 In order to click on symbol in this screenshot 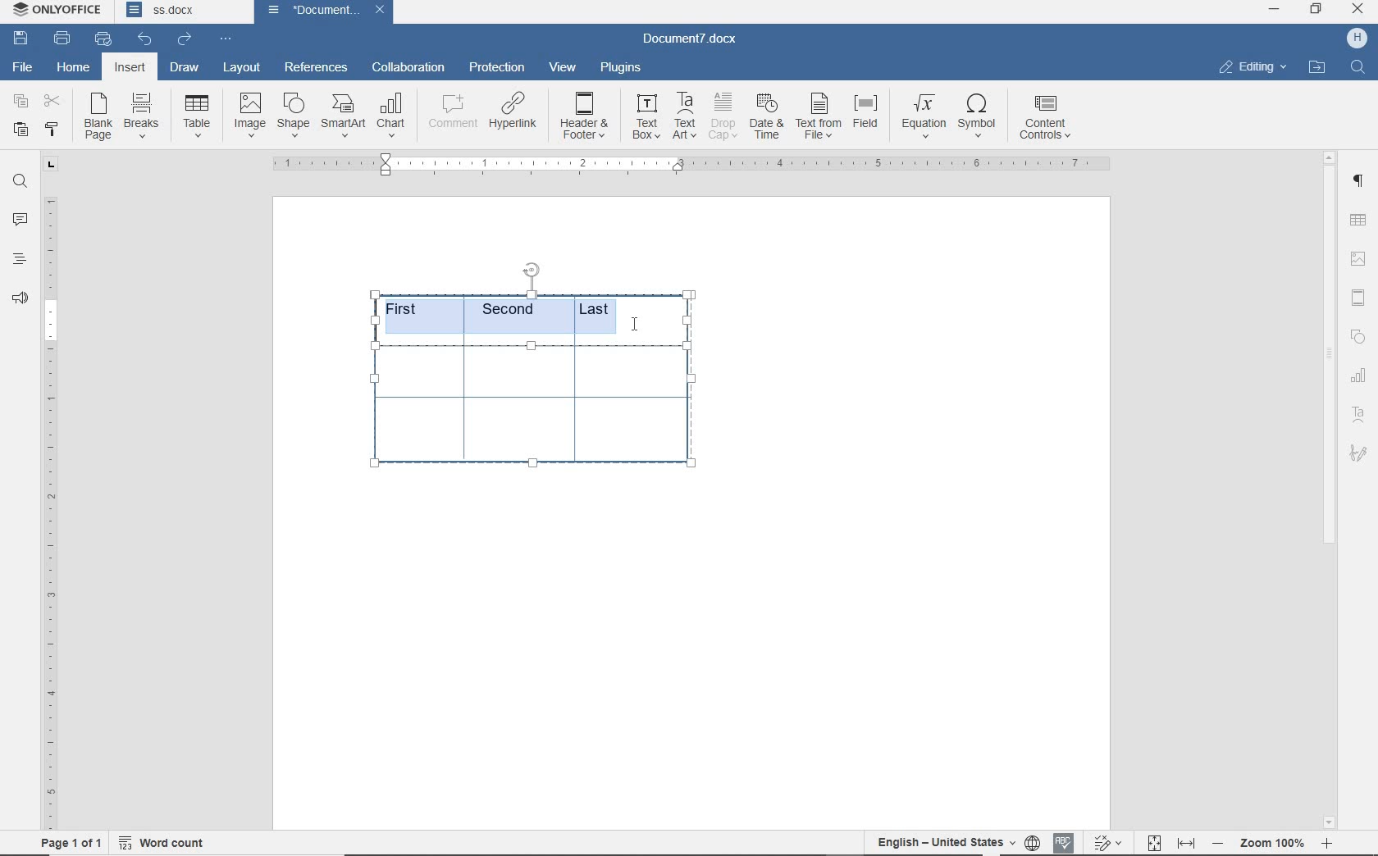, I will do `click(980, 115)`.